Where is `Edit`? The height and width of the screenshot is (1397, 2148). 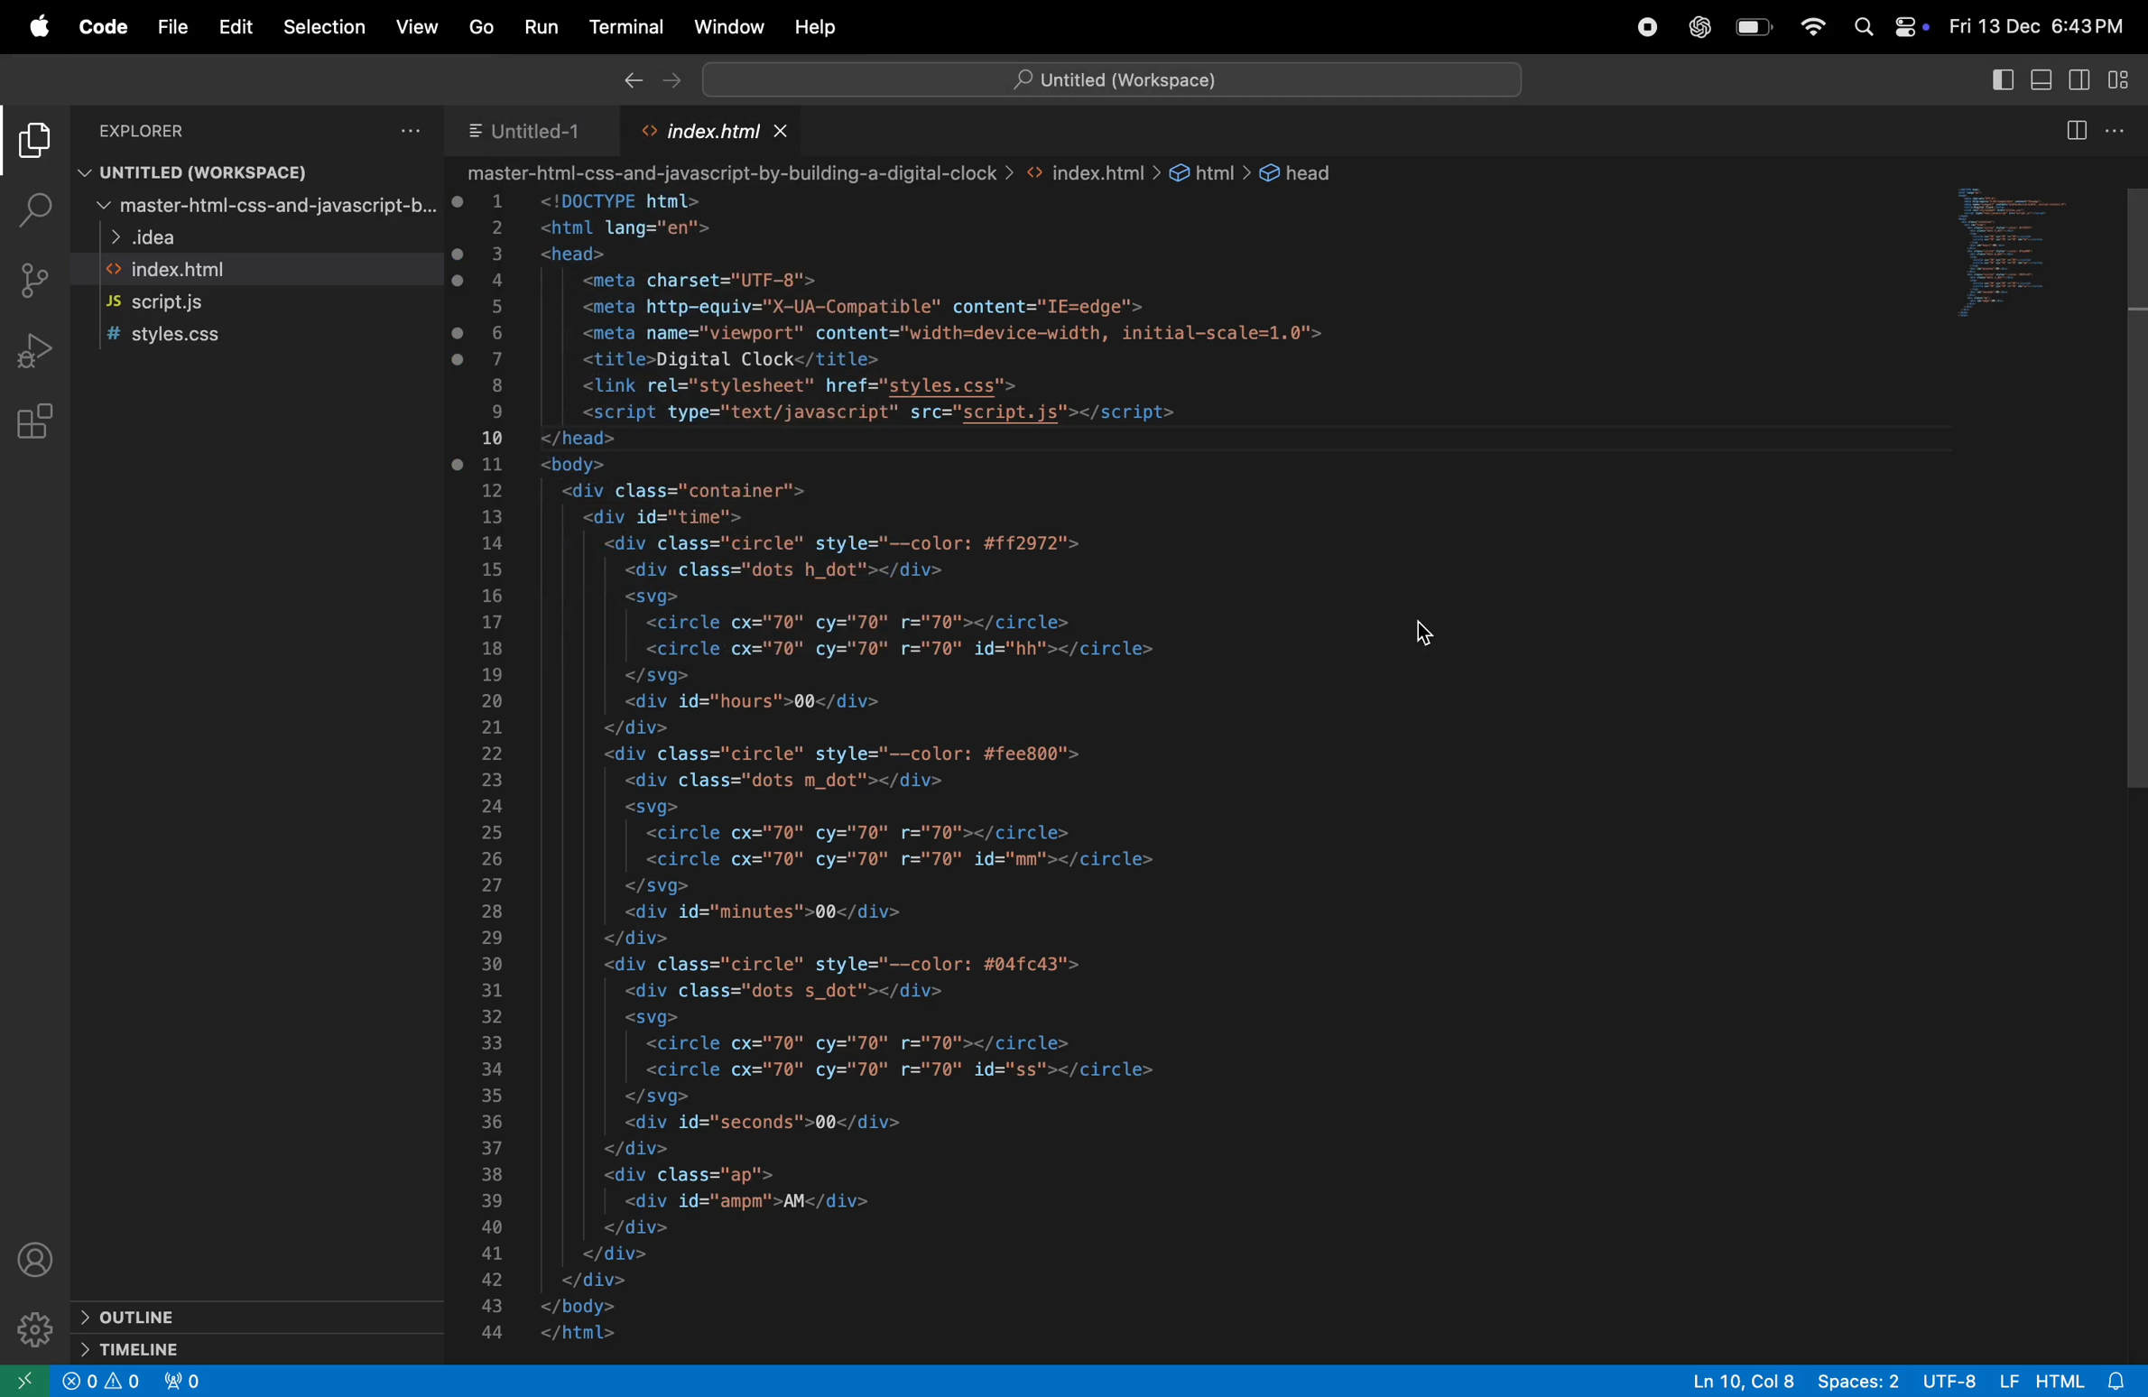 Edit is located at coordinates (236, 26).